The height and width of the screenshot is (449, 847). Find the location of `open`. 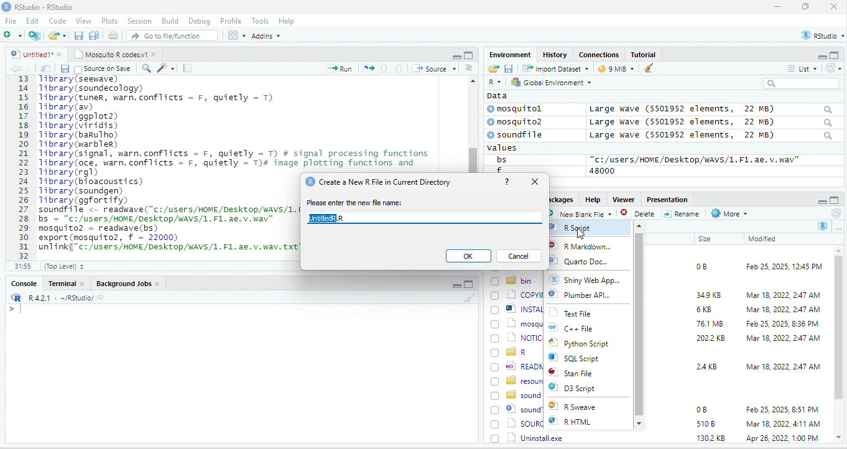

open is located at coordinates (493, 69).